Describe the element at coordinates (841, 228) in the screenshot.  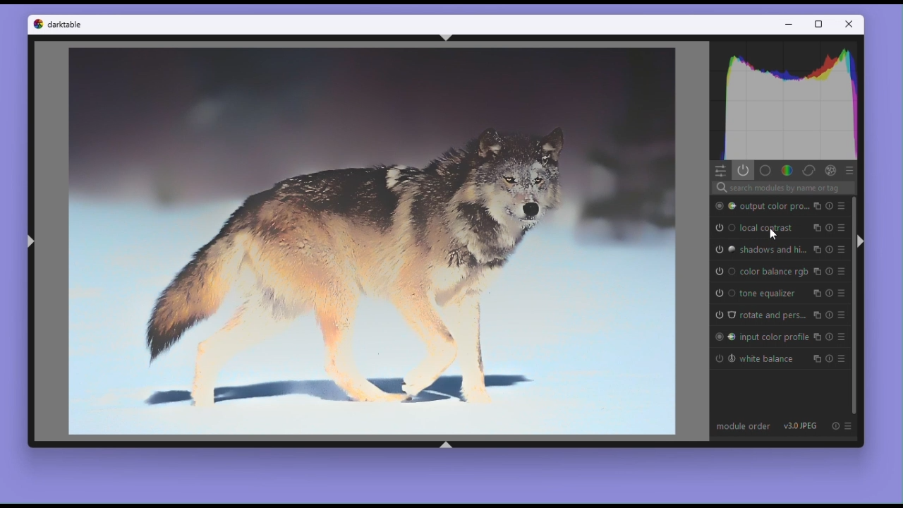
I see `presets` at that location.